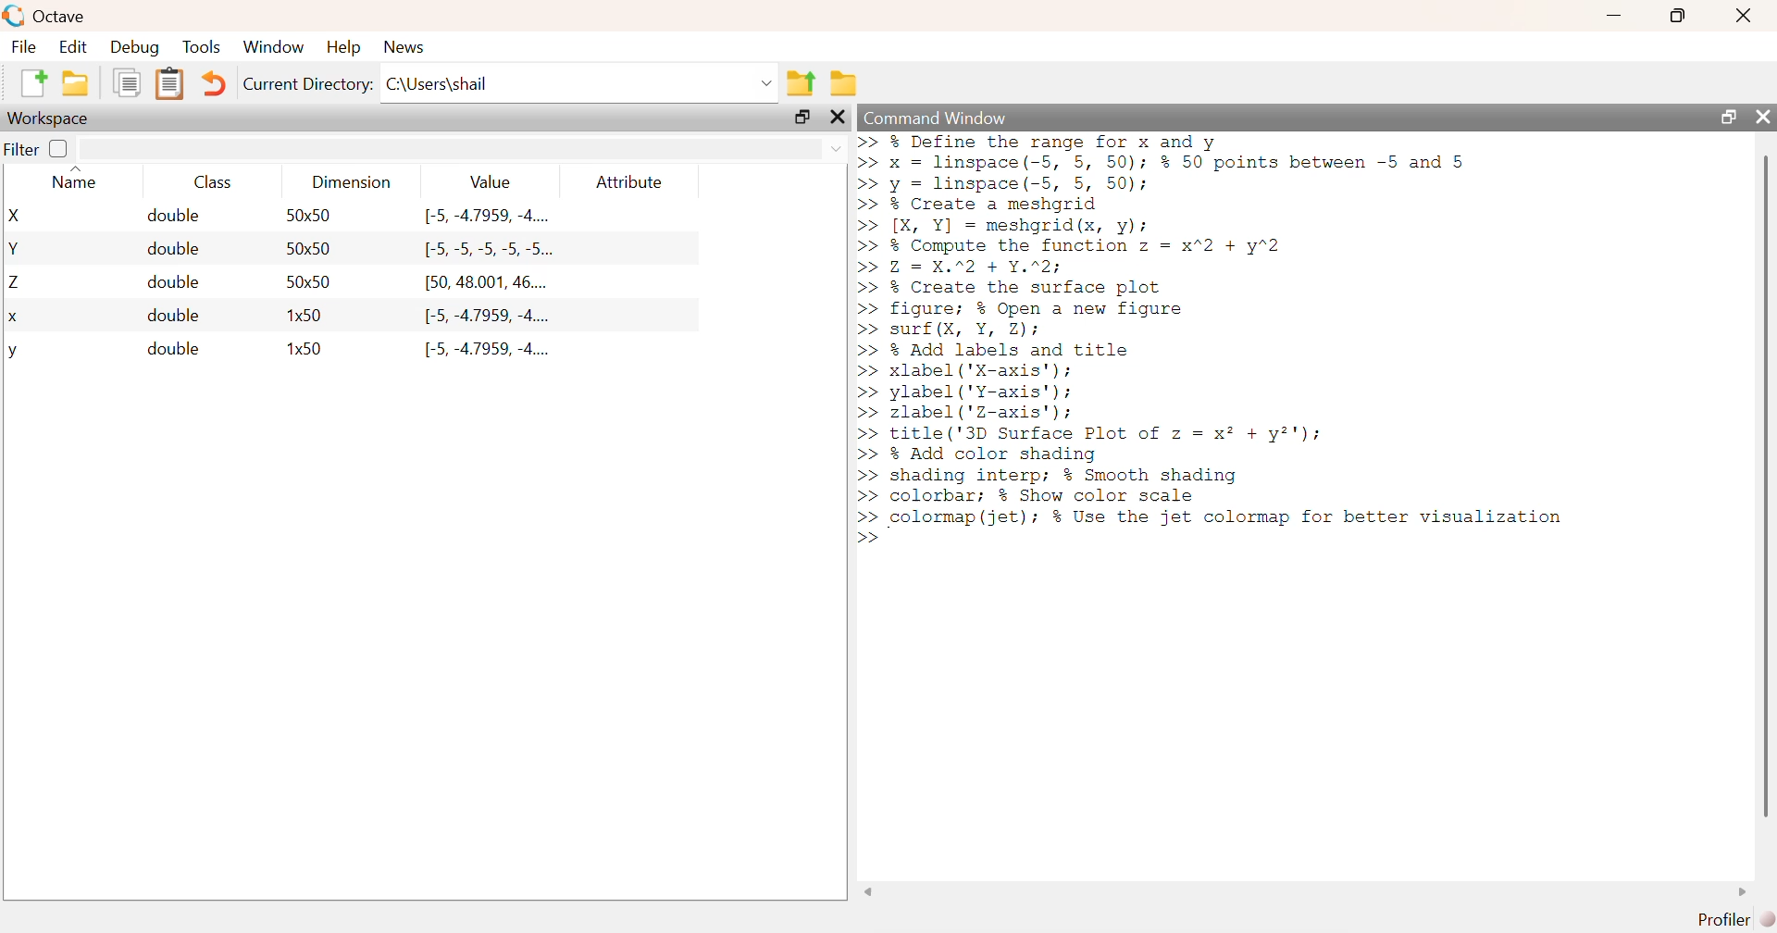 The image size is (1777, 933). I want to click on Logo, so click(16, 17).